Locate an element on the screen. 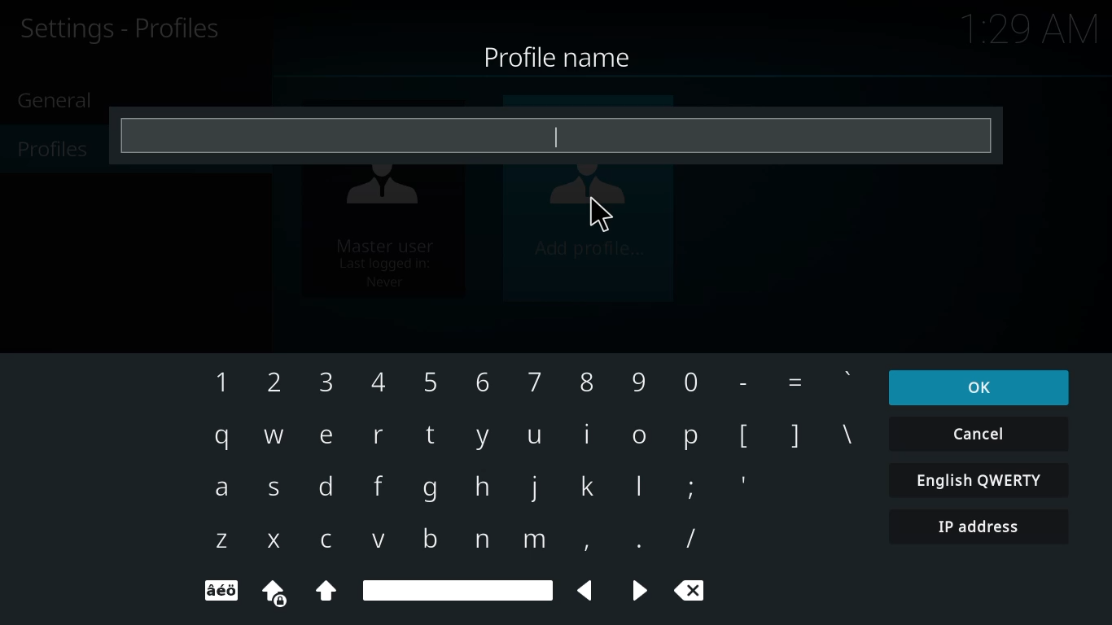  cursor is located at coordinates (600, 218).